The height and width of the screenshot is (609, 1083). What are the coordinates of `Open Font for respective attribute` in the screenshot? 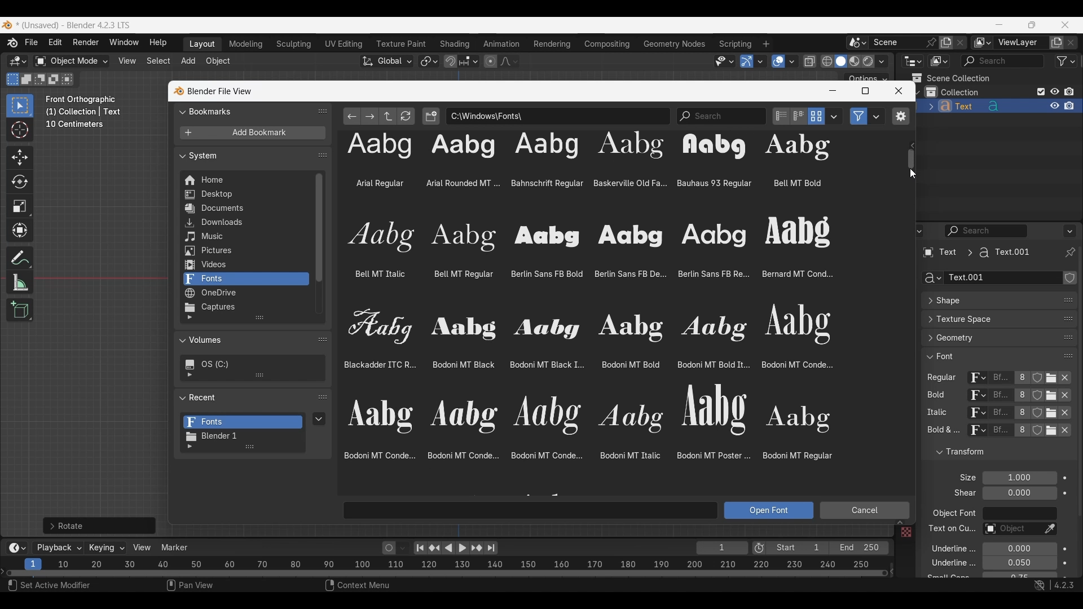 It's located at (1053, 378).